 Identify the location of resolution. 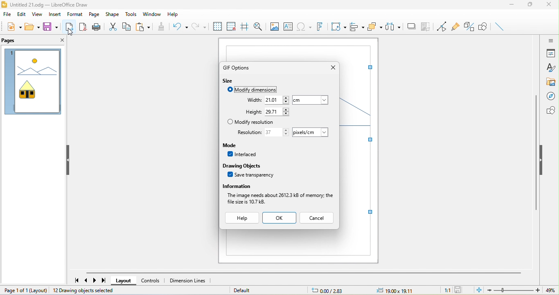
(248, 133).